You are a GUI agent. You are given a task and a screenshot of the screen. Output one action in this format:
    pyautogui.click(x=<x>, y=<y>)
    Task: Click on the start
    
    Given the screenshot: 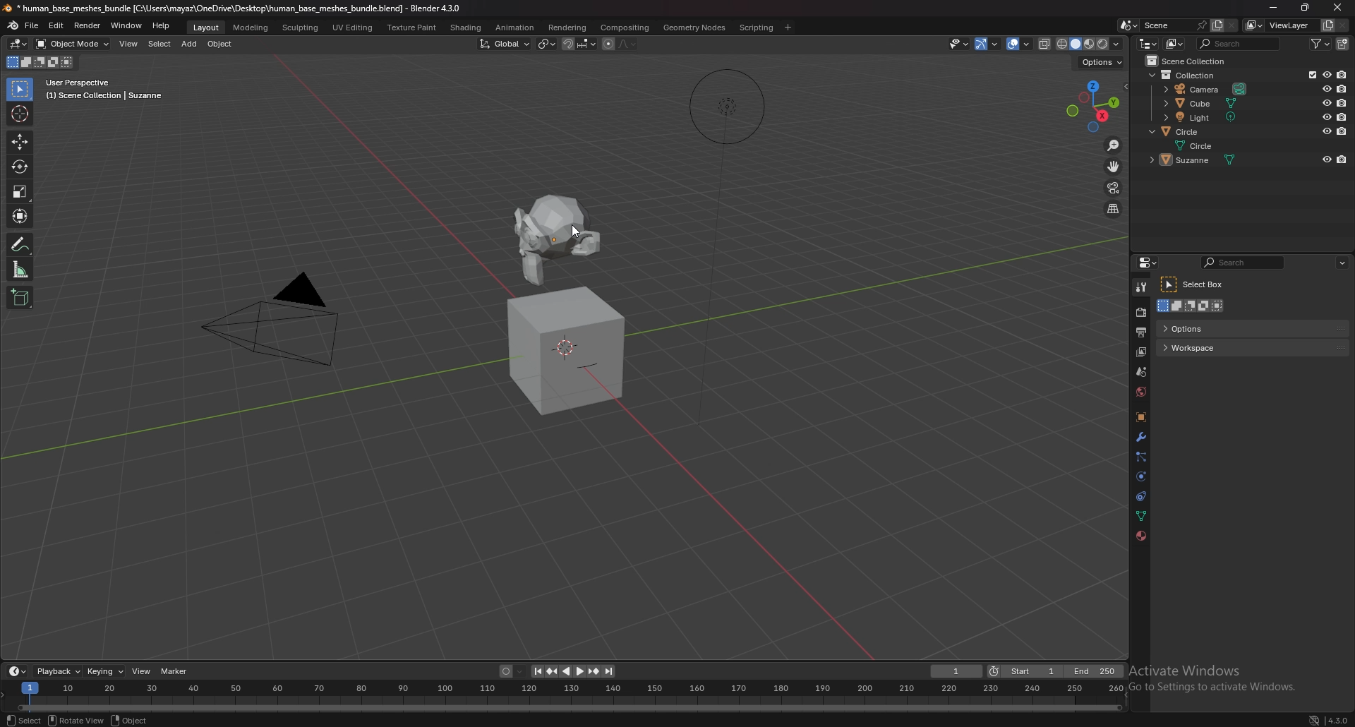 What is the action you would take?
    pyautogui.click(x=1025, y=671)
    